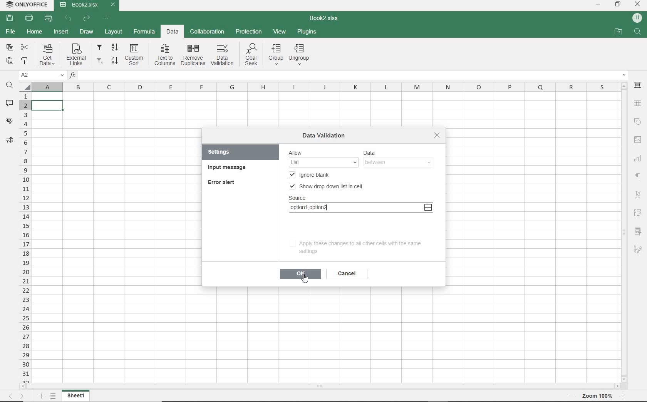 The height and width of the screenshot is (402, 647). Describe the element at coordinates (113, 5) in the screenshot. I see `CLOSE TAB` at that location.